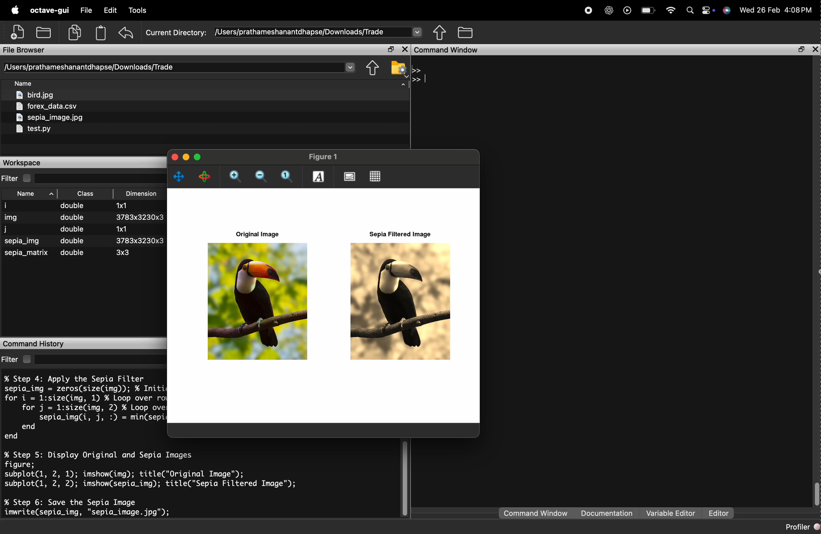 The image size is (821, 534). I want to click on open in separate window, so click(802, 50).